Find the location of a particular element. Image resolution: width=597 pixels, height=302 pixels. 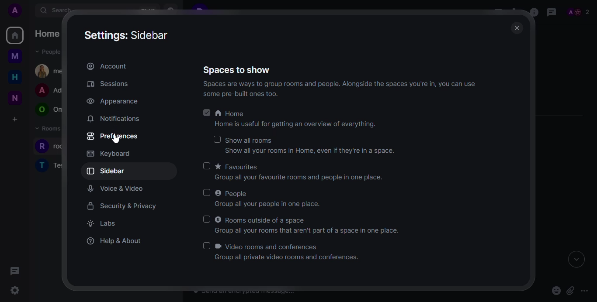

selection box is located at coordinates (216, 140).